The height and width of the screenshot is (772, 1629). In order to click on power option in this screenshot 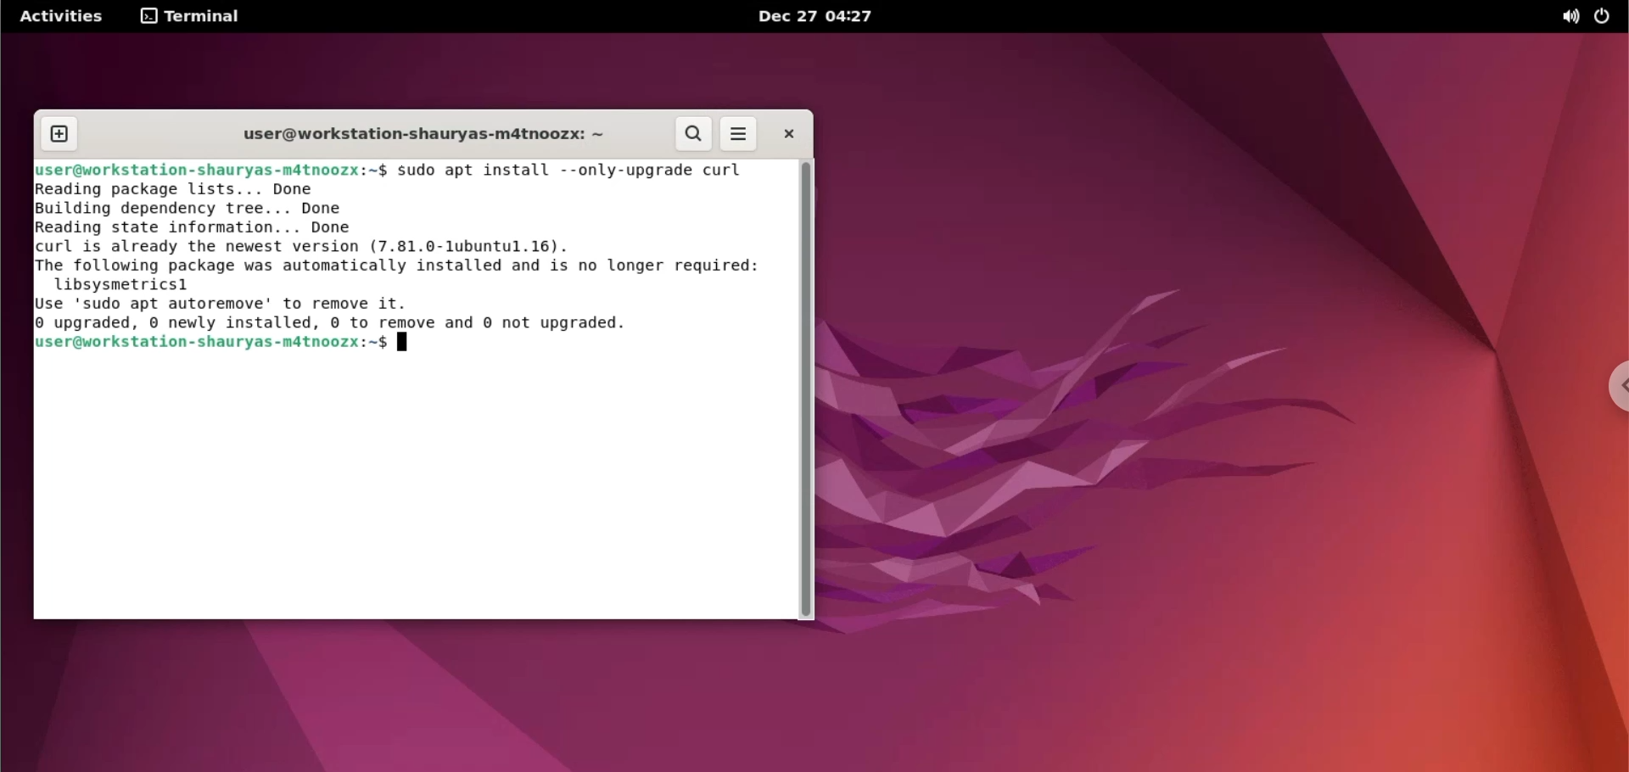, I will do `click(1610, 17)`.